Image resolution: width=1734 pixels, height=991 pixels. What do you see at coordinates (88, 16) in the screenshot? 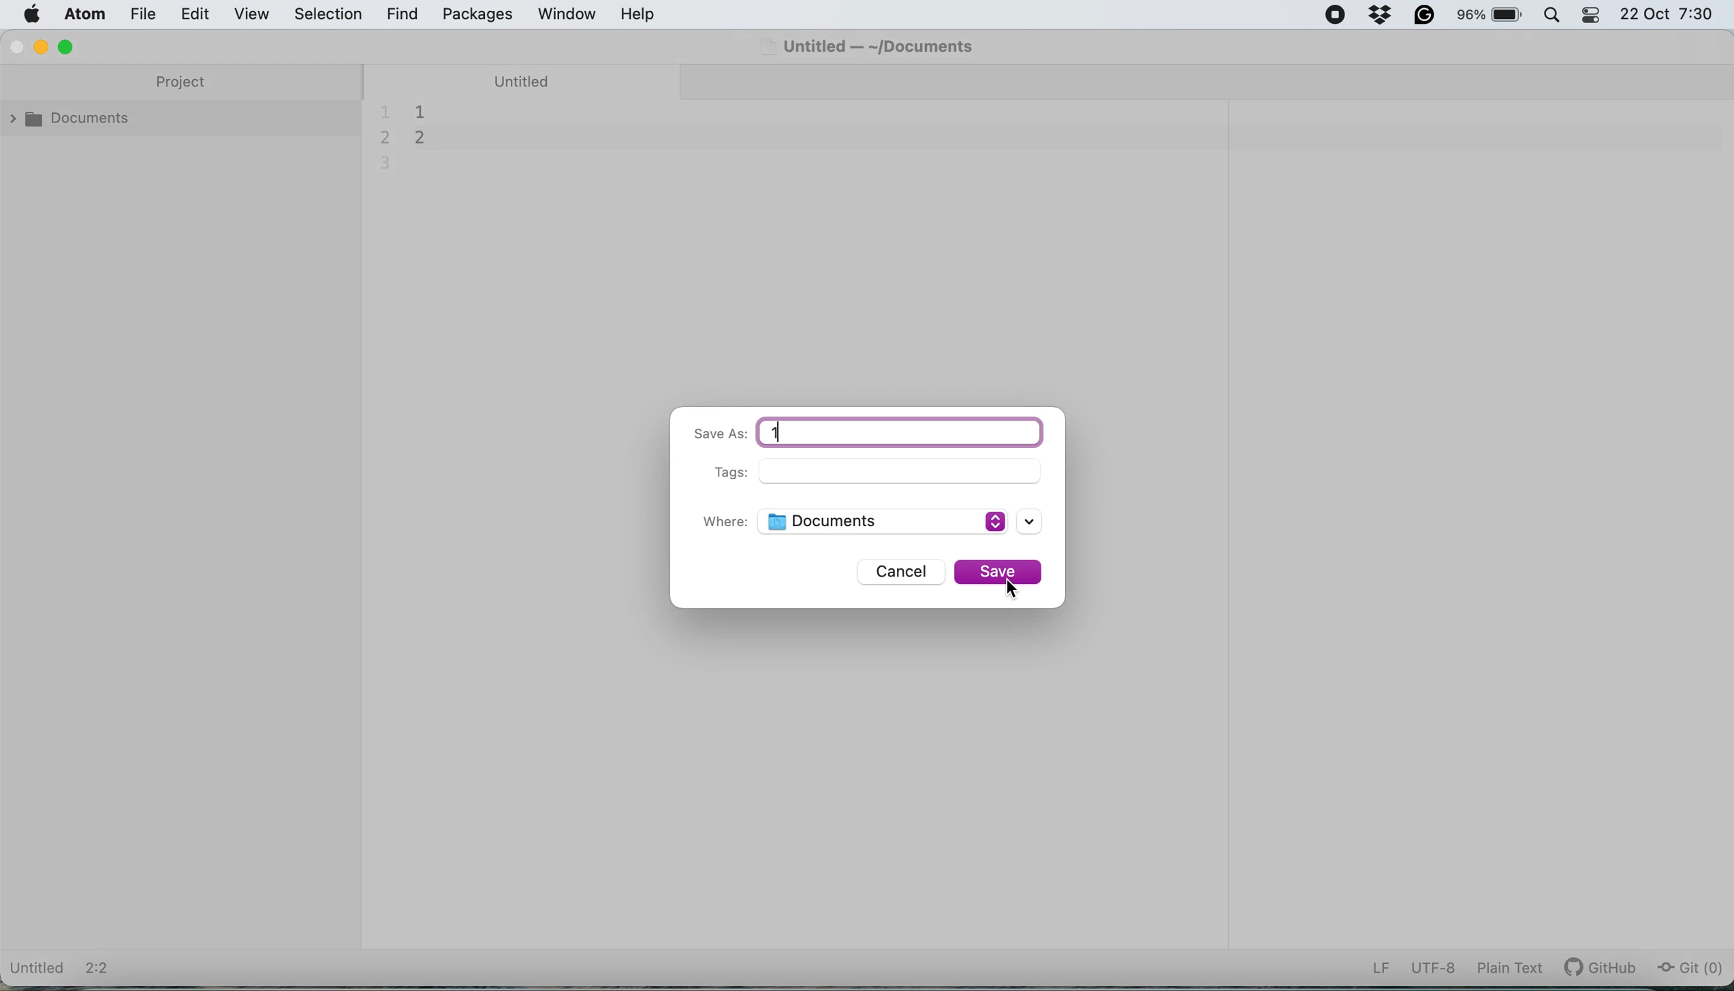
I see `atom` at bounding box center [88, 16].